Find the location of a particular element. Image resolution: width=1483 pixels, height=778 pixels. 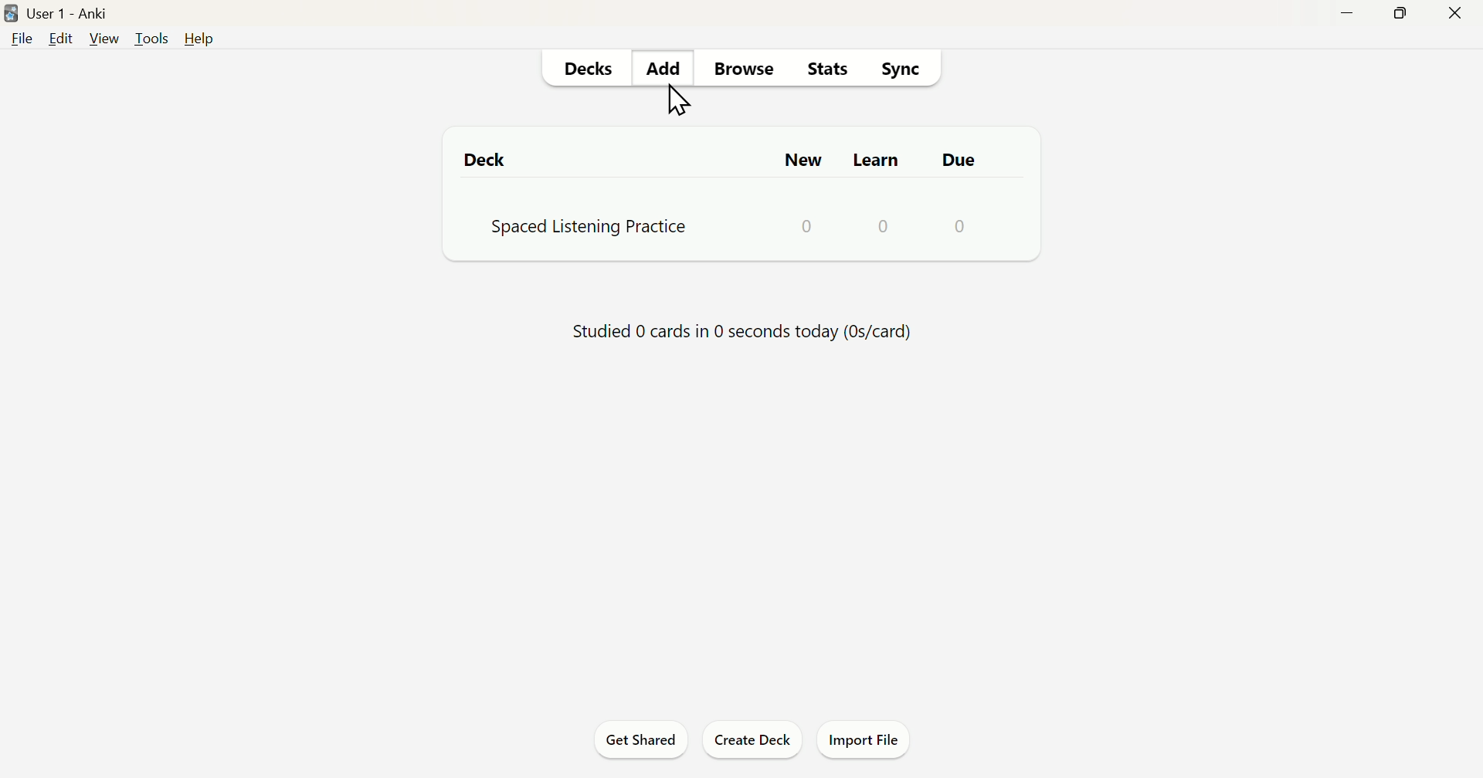

Help is located at coordinates (199, 36).